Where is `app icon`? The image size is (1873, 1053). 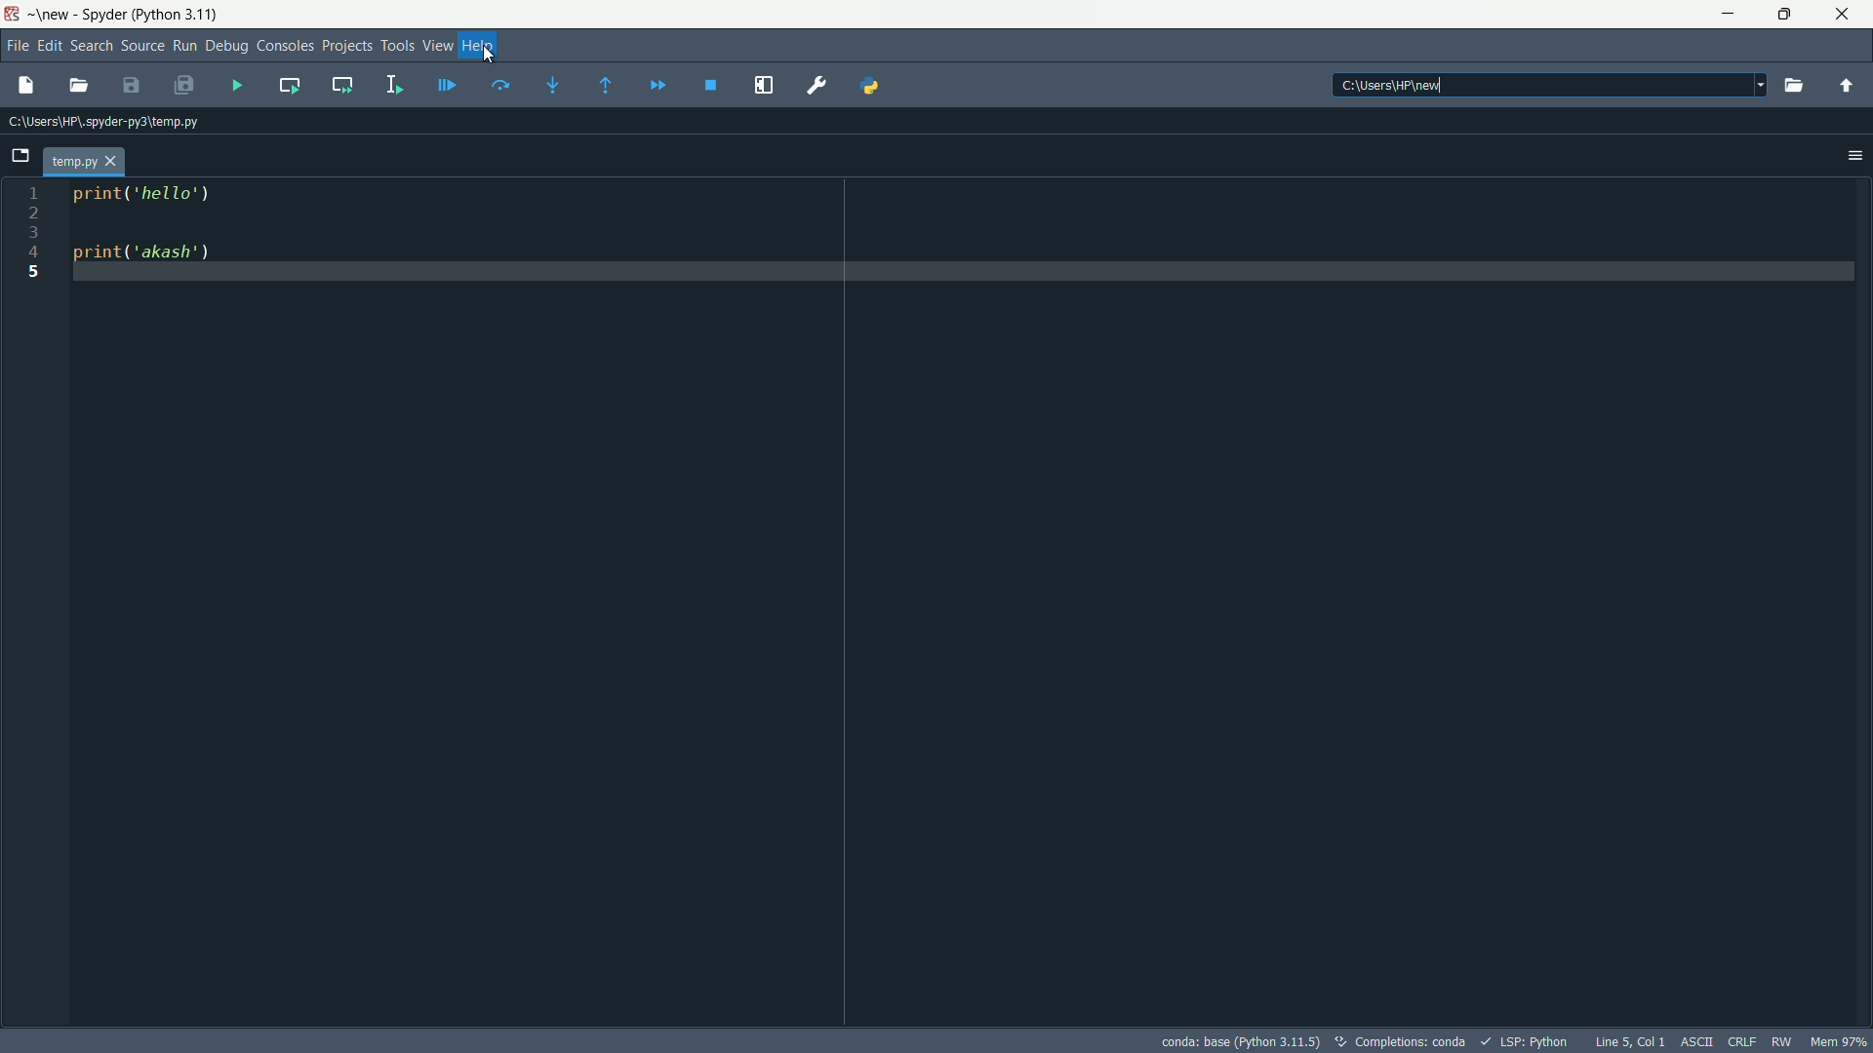 app icon is located at coordinates (16, 15).